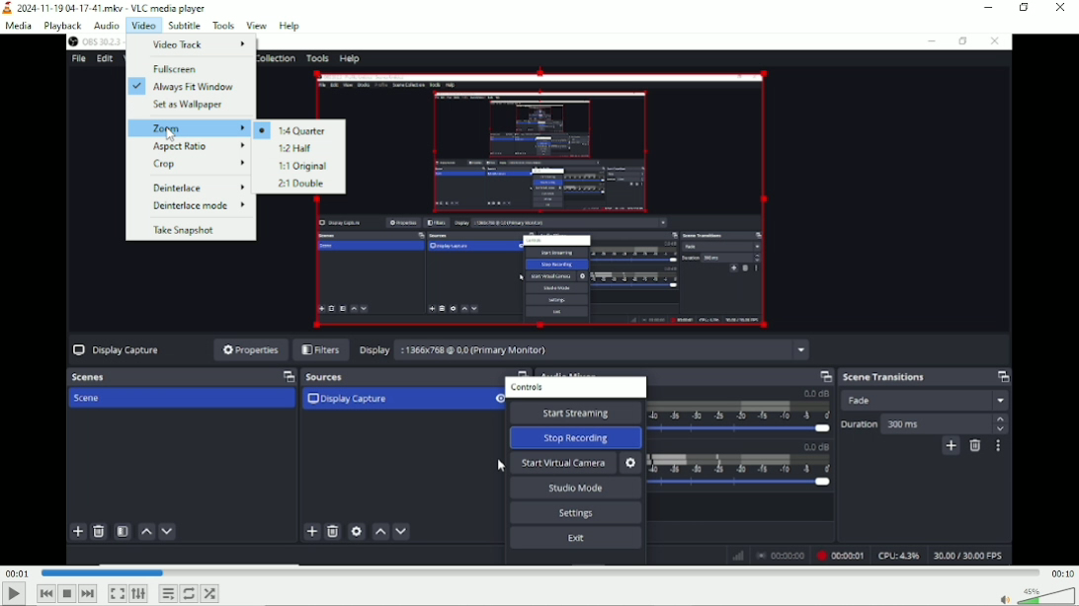  What do you see at coordinates (292, 129) in the screenshot?
I see `quarter` at bounding box center [292, 129].